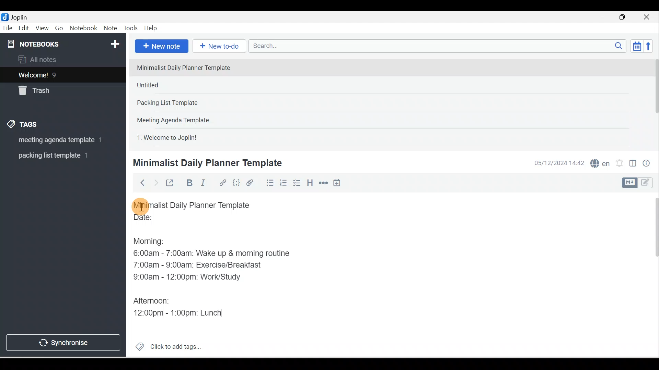  I want to click on Morning:, so click(154, 239).